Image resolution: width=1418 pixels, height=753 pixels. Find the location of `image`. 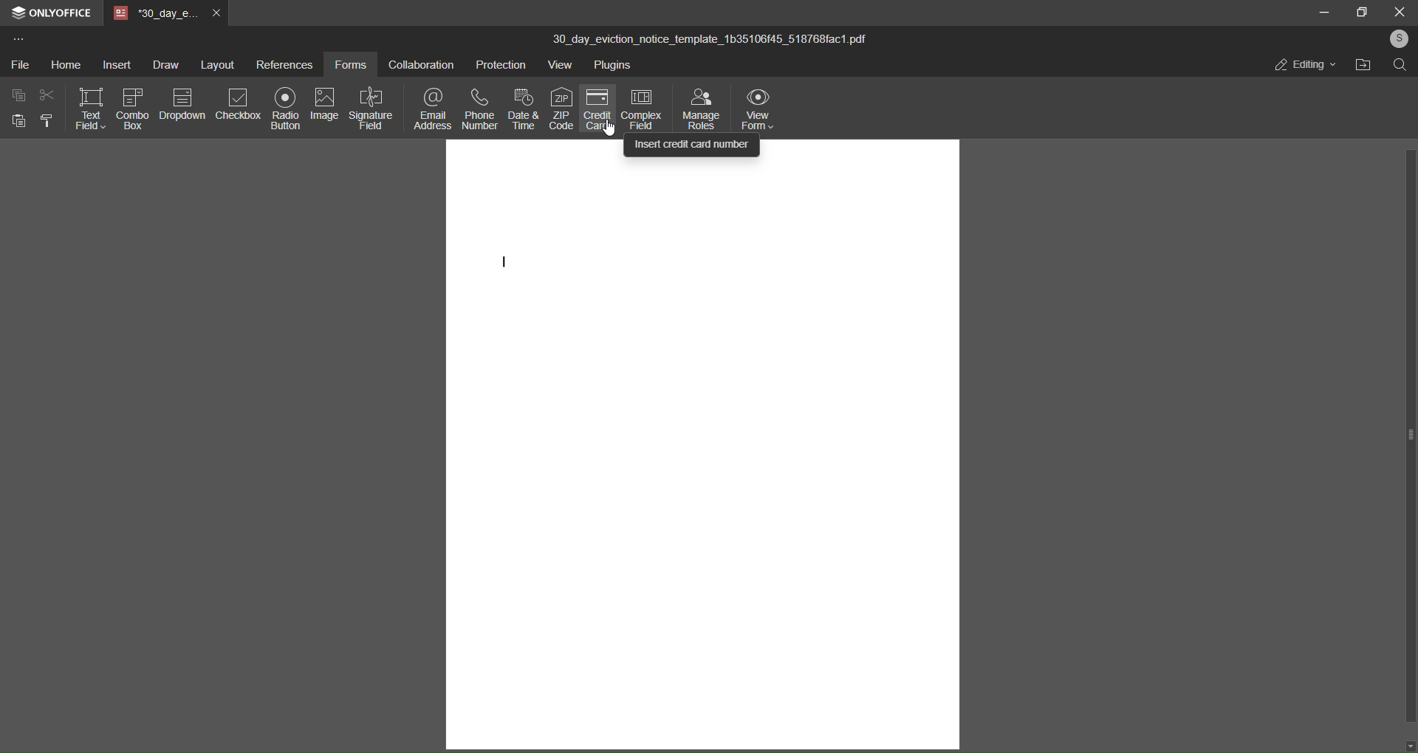

image is located at coordinates (324, 103).